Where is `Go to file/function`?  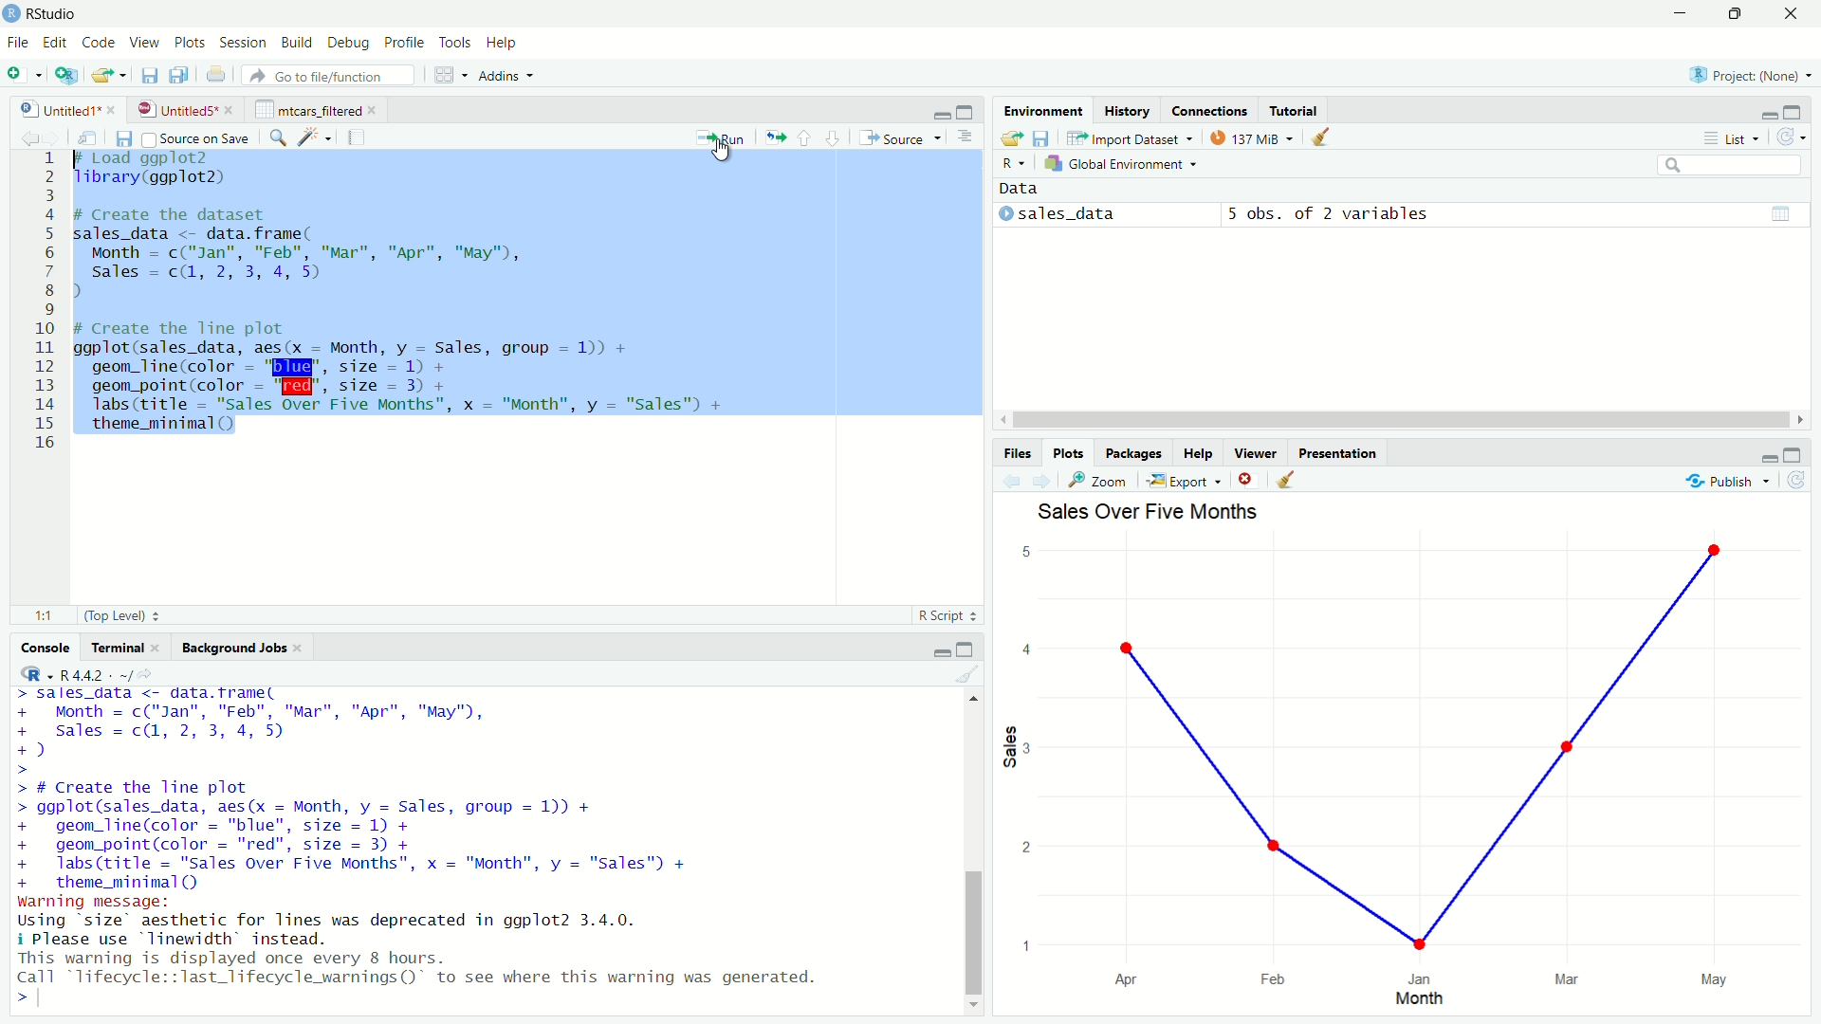
Go to file/function is located at coordinates (327, 75).